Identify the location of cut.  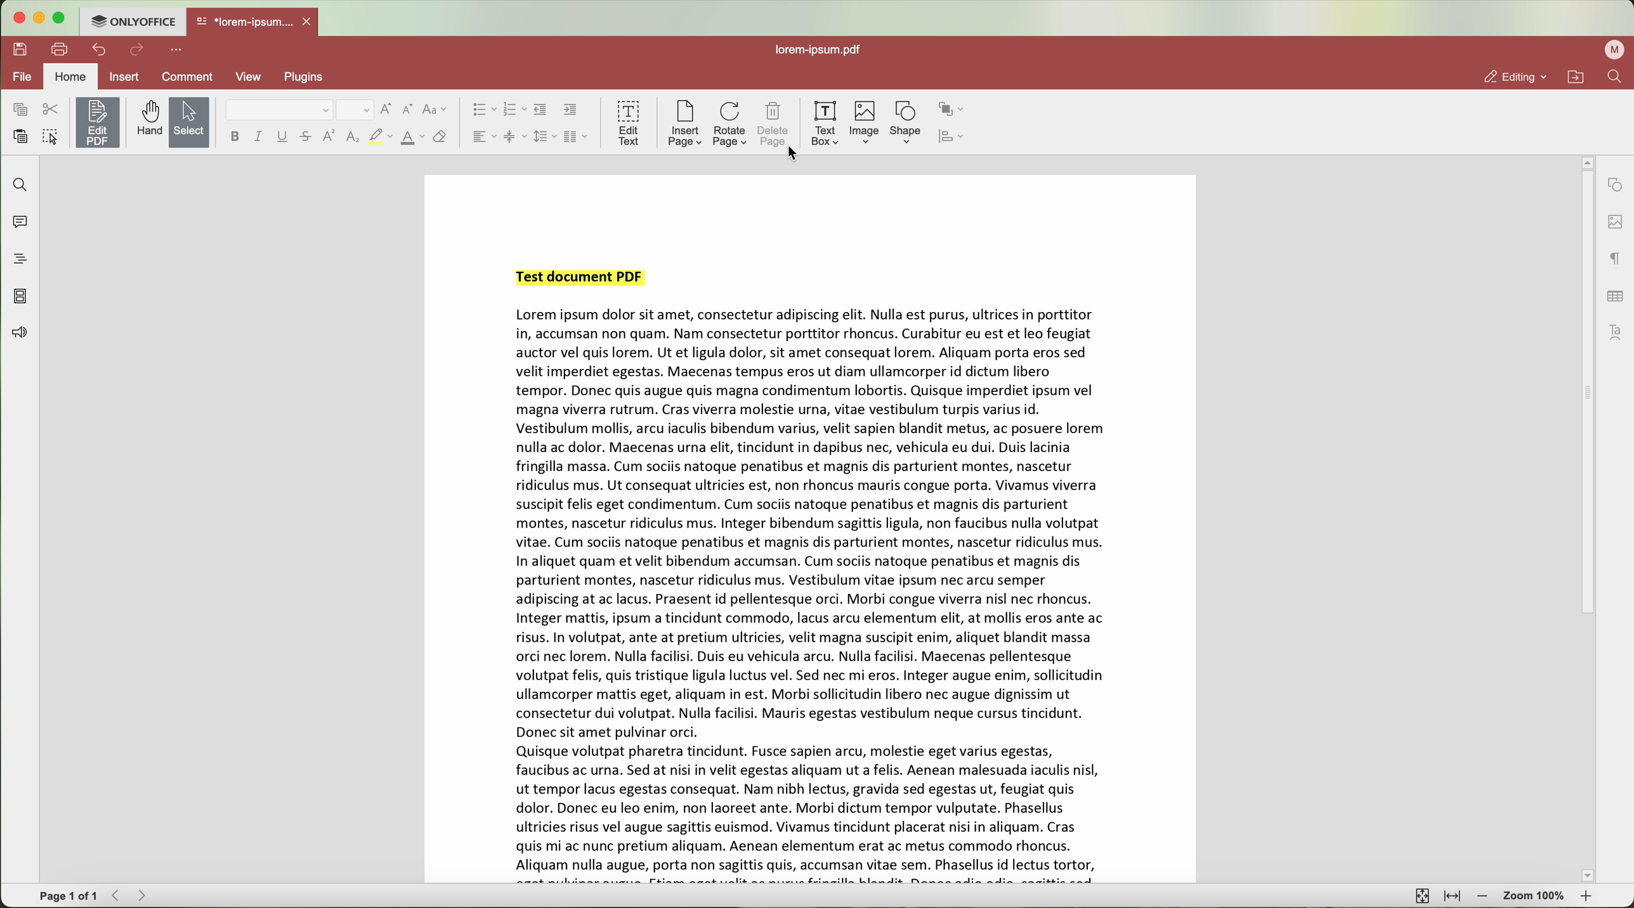
(54, 109).